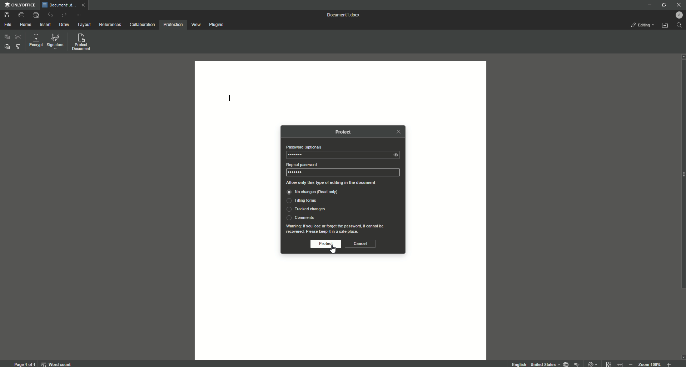 The image size is (686, 367). What do you see at coordinates (591, 363) in the screenshot?
I see `track changes` at bounding box center [591, 363].